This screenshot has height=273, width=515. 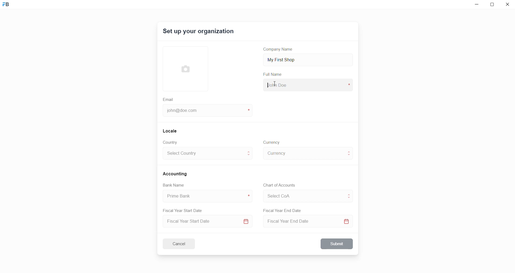 I want to click on Company Name, so click(x=280, y=50).